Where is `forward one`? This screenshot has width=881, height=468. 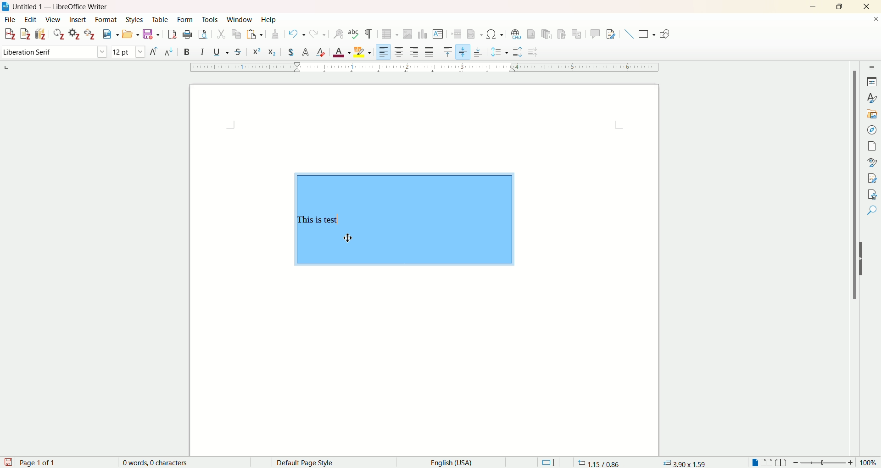
forward one is located at coordinates (166, 51).